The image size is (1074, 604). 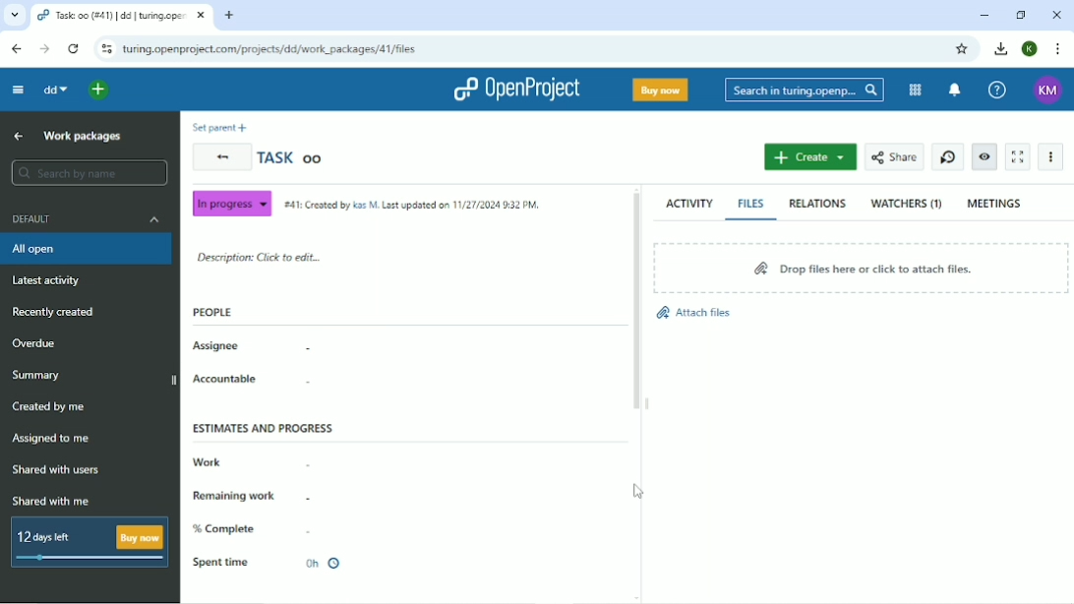 What do you see at coordinates (965, 49) in the screenshot?
I see `Bookmark this tab` at bounding box center [965, 49].